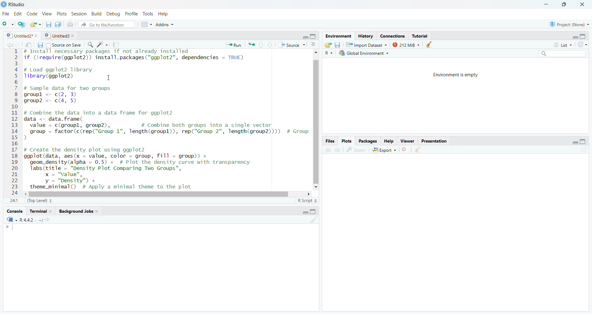  What do you see at coordinates (59, 25) in the screenshot?
I see `save all open documents` at bounding box center [59, 25].